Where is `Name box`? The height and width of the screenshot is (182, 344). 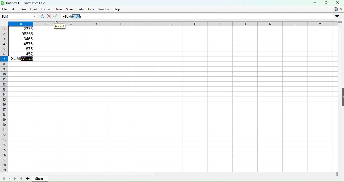
Name box is located at coordinates (31, 16).